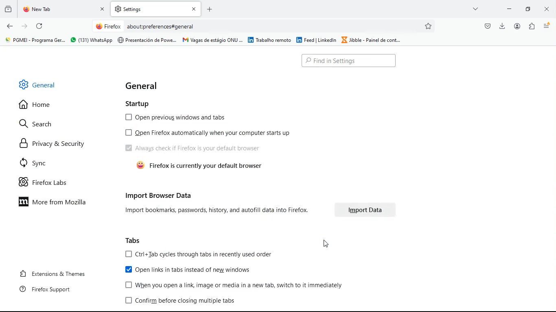 The height and width of the screenshot is (312, 556). Describe the element at coordinates (326, 244) in the screenshot. I see `Cursor` at that location.